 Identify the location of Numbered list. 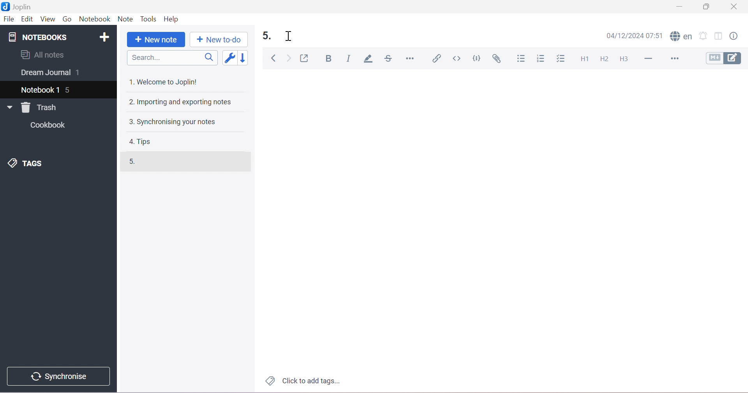
(541, 59).